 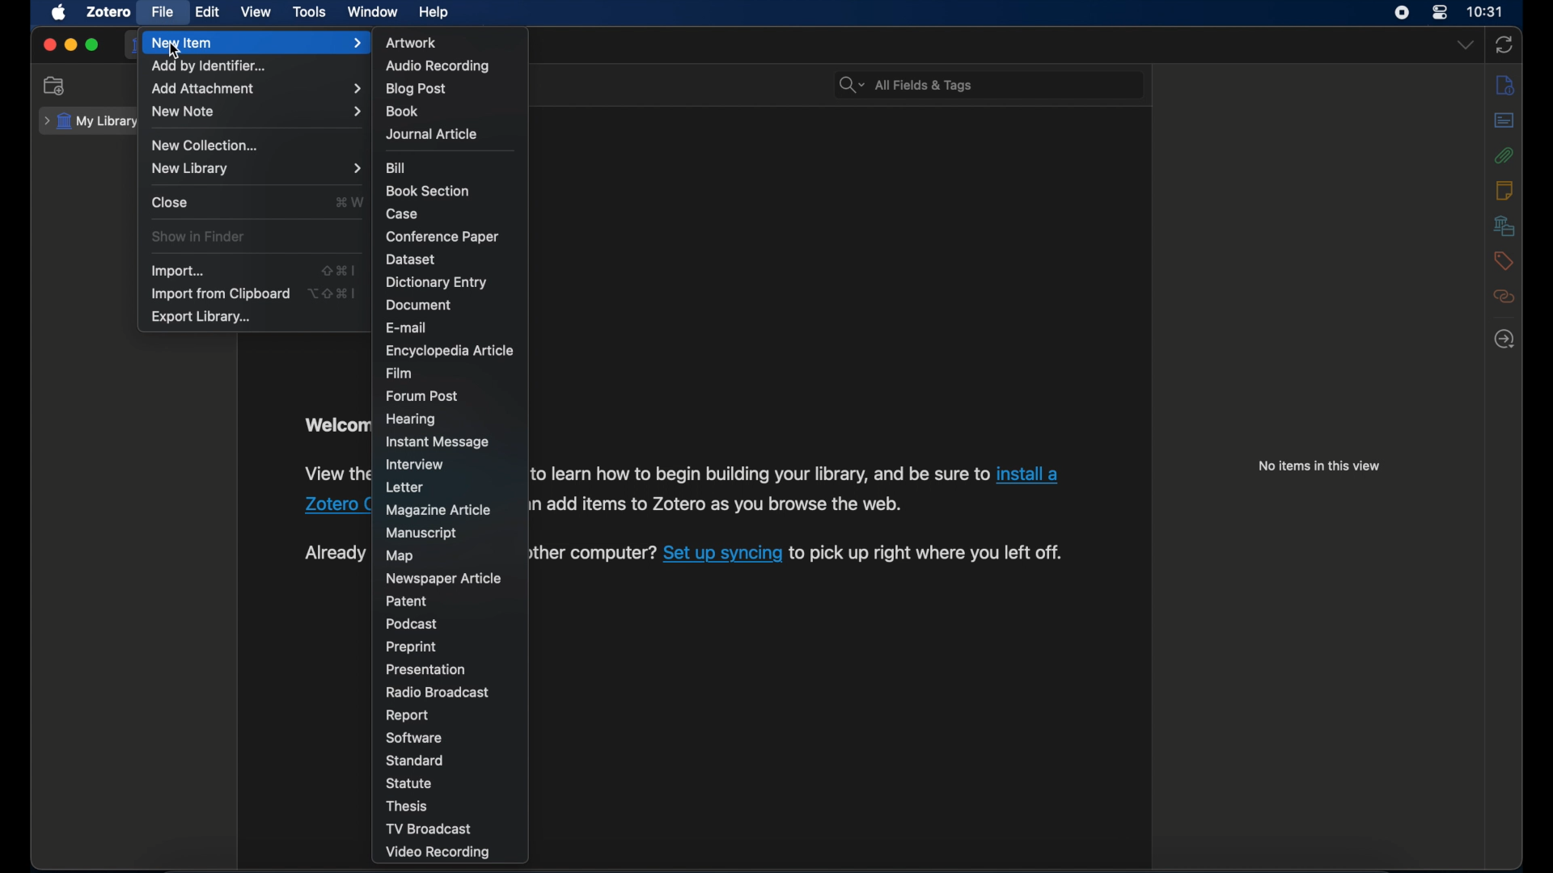 I want to click on magazine article, so click(x=438, y=511).